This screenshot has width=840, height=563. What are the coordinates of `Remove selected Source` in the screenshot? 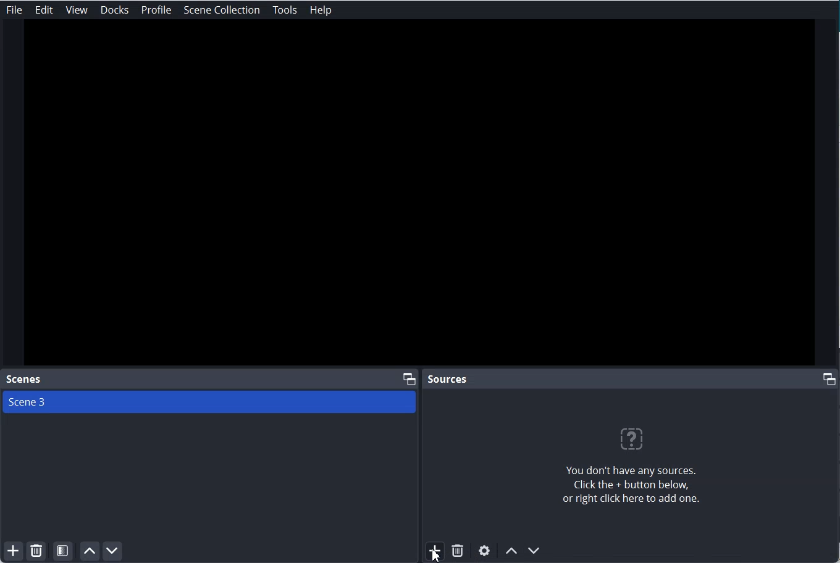 It's located at (458, 551).